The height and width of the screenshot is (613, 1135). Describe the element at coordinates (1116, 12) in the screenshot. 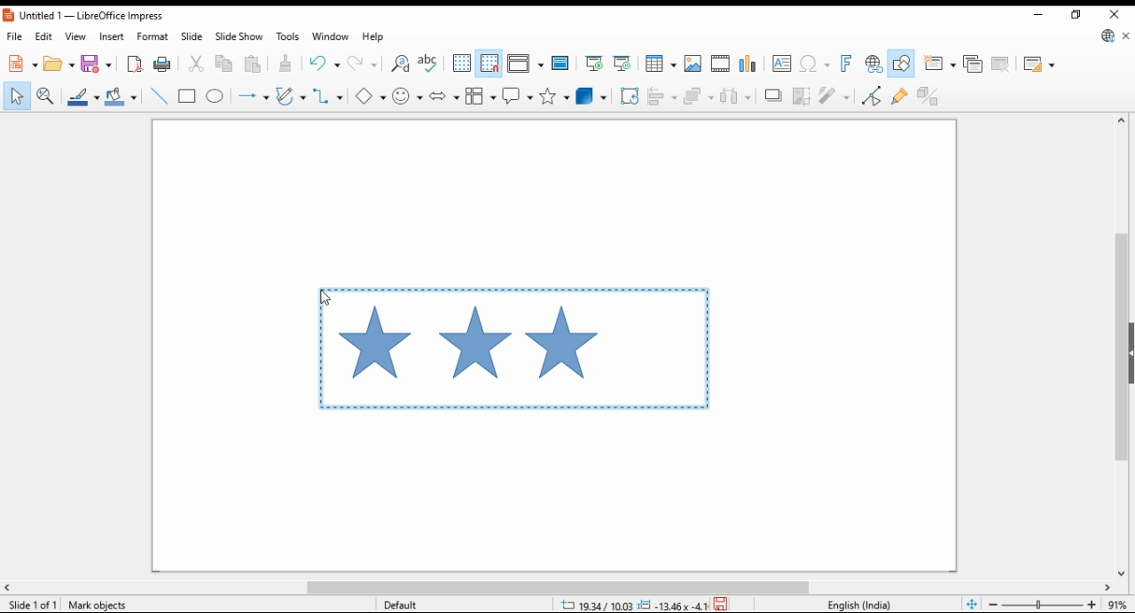

I see `close window` at that location.